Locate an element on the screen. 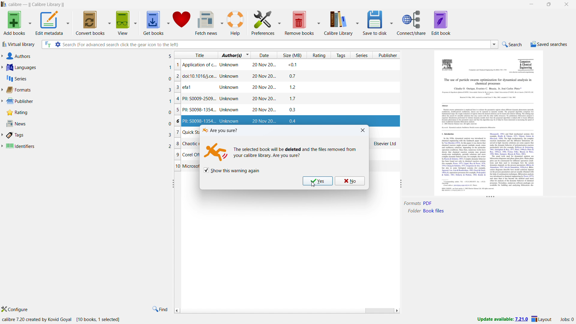 Image resolution: width=576 pixels, height=324 pixels. add books options is located at coordinates (30, 22).